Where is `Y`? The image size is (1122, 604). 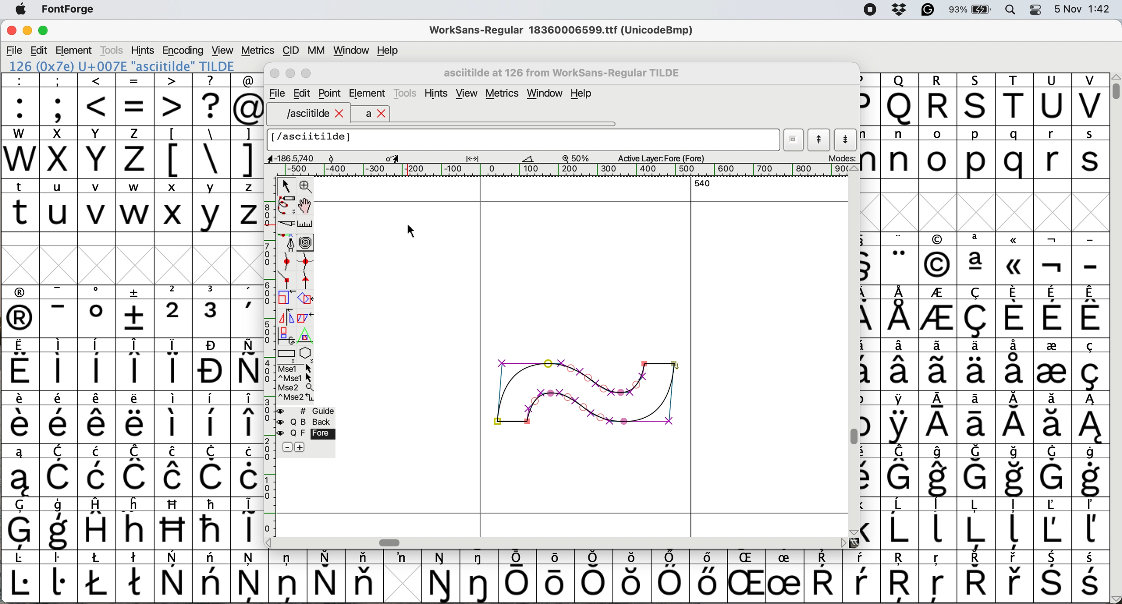 Y is located at coordinates (98, 152).